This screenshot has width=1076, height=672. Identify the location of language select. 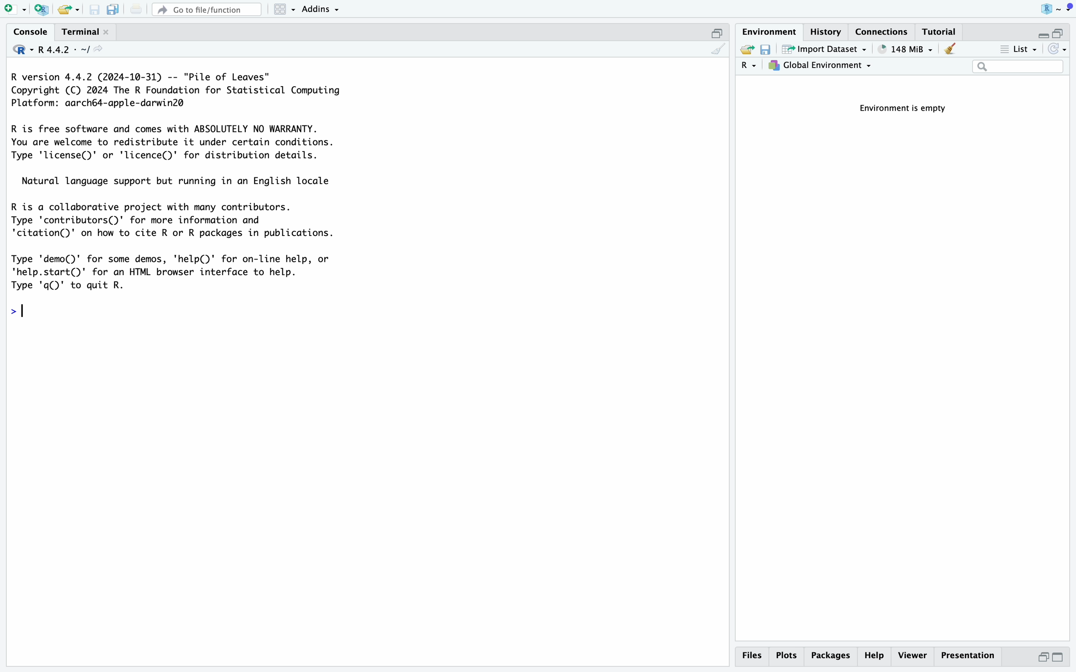
(749, 67).